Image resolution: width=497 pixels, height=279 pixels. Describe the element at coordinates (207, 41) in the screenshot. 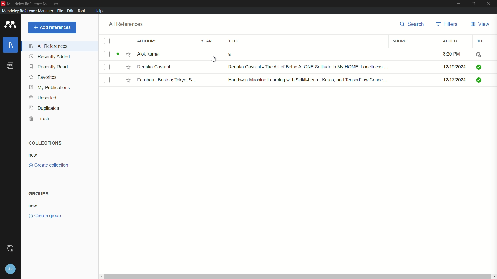

I see `year` at that location.